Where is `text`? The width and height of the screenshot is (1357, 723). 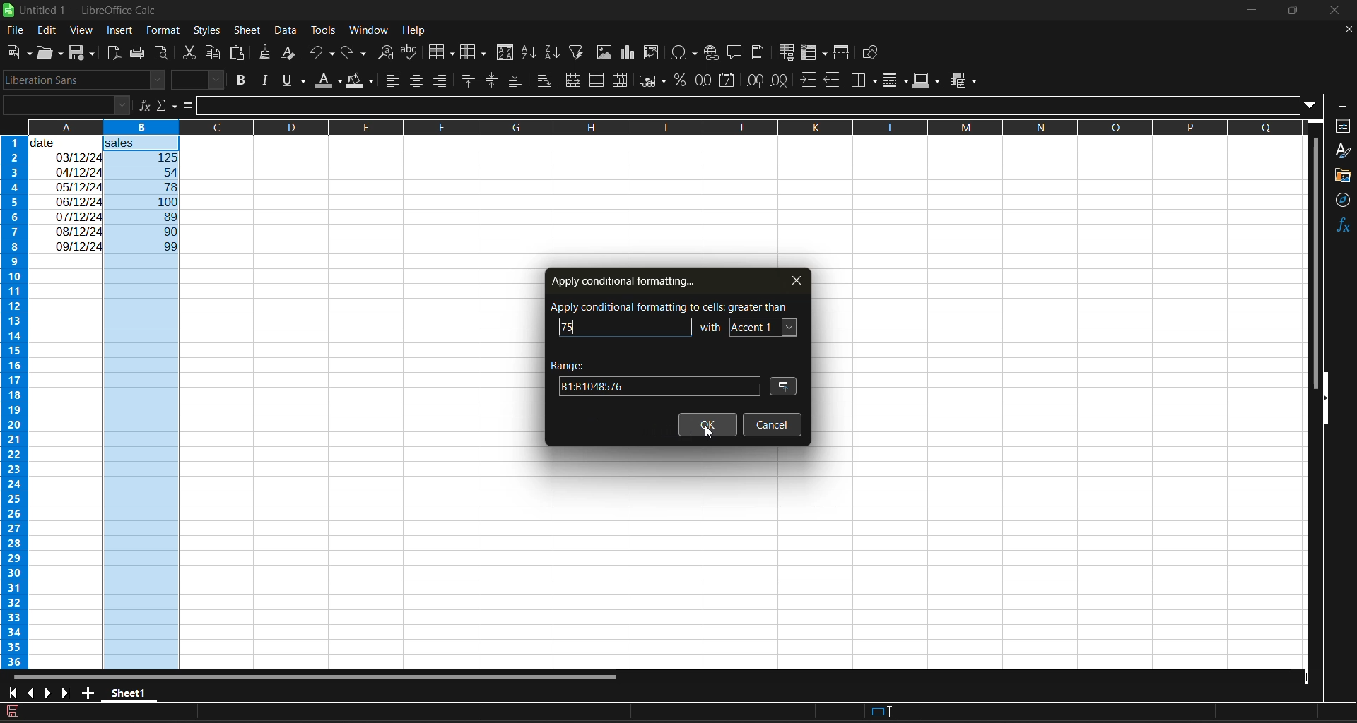 text is located at coordinates (712, 325).